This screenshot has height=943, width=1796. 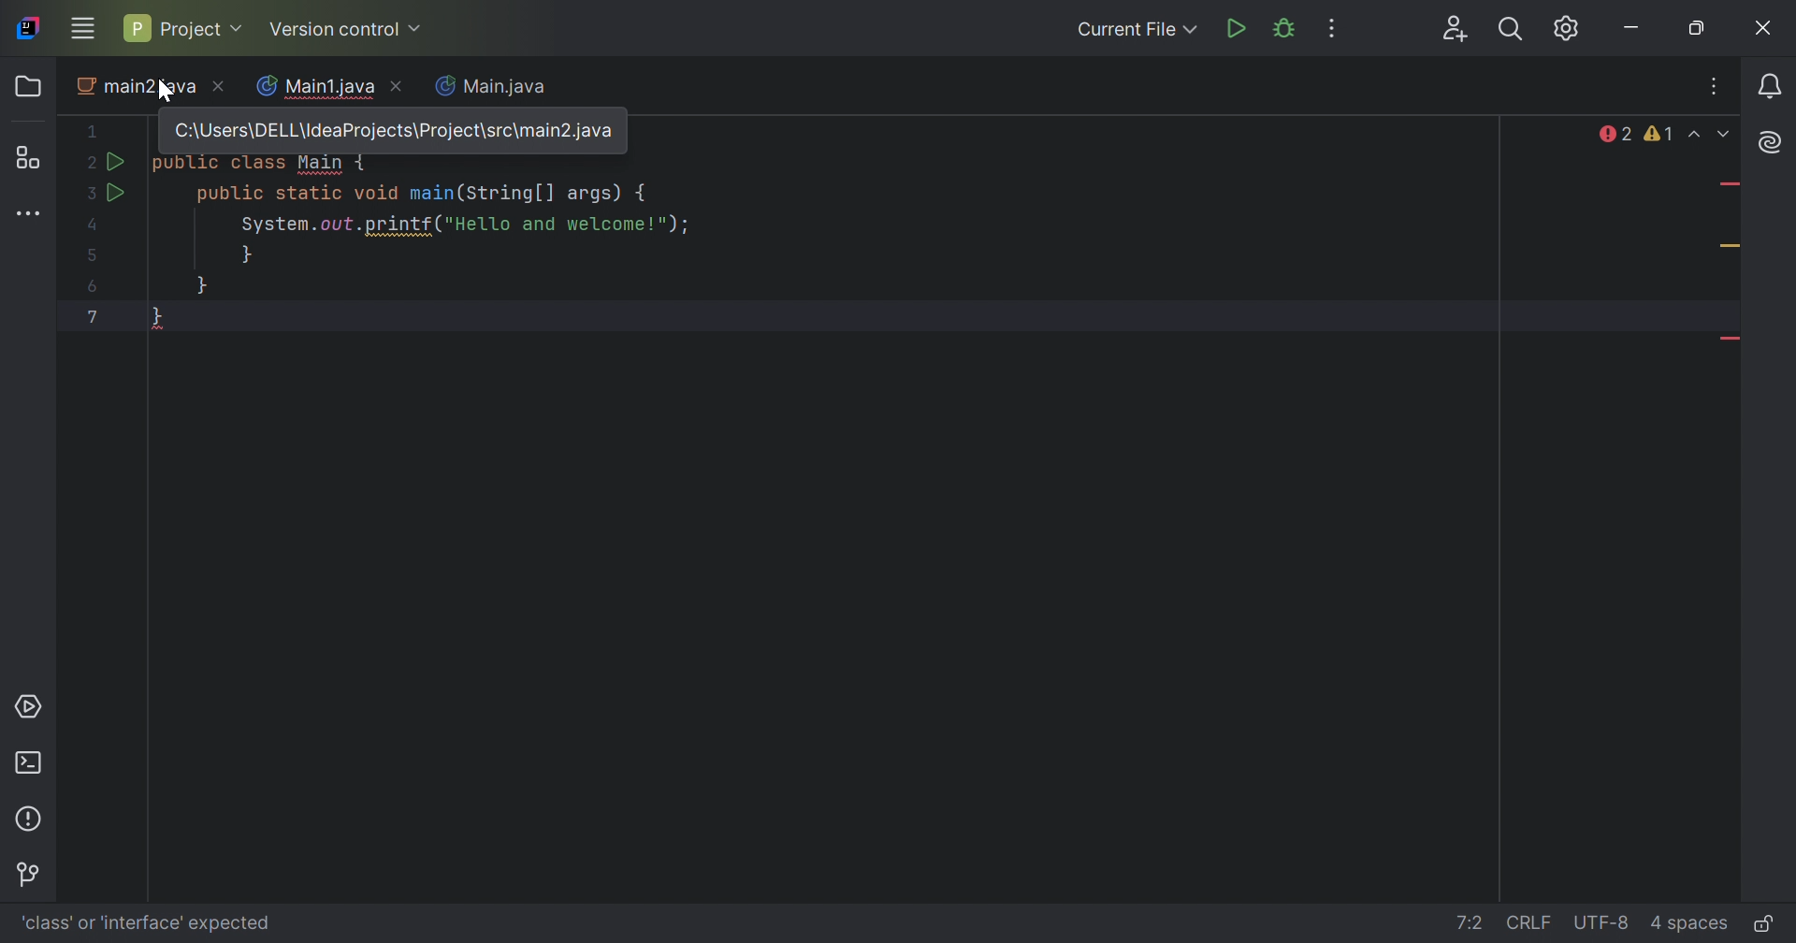 What do you see at coordinates (94, 288) in the screenshot?
I see `6` at bounding box center [94, 288].